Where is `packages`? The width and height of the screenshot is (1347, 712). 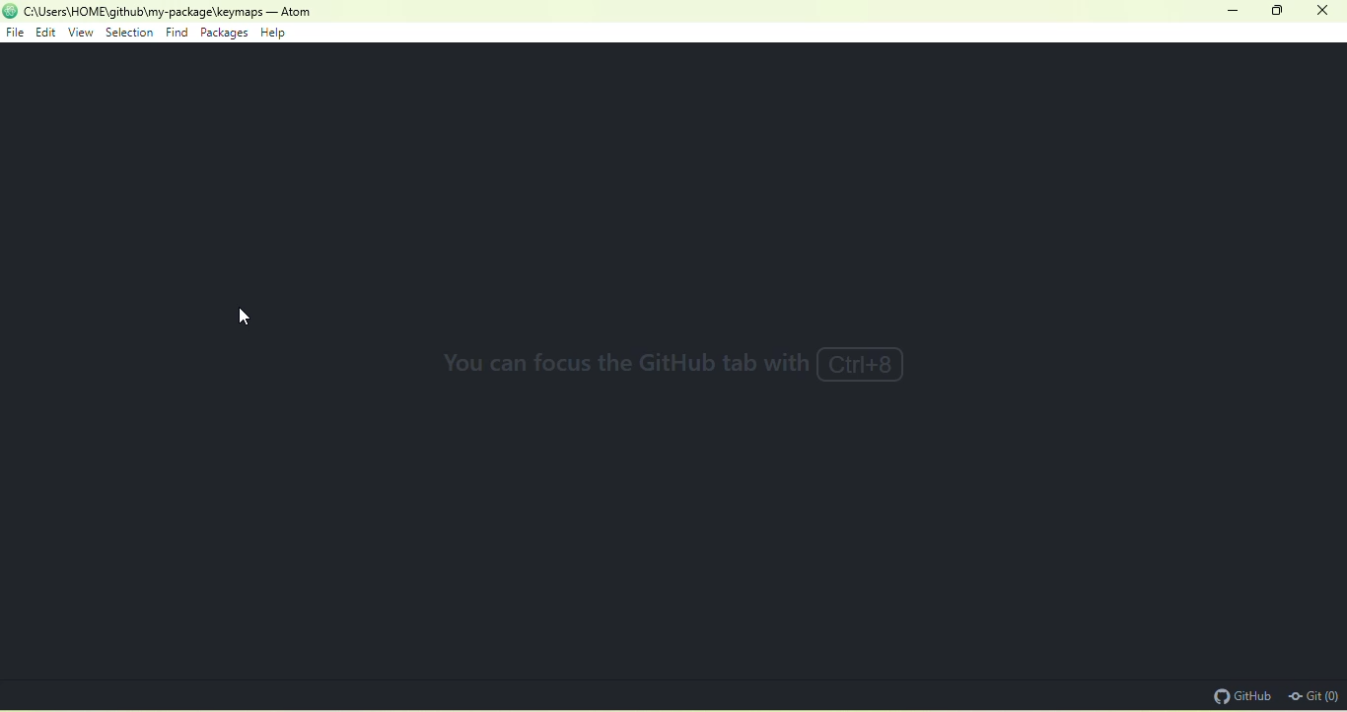 packages is located at coordinates (223, 34).